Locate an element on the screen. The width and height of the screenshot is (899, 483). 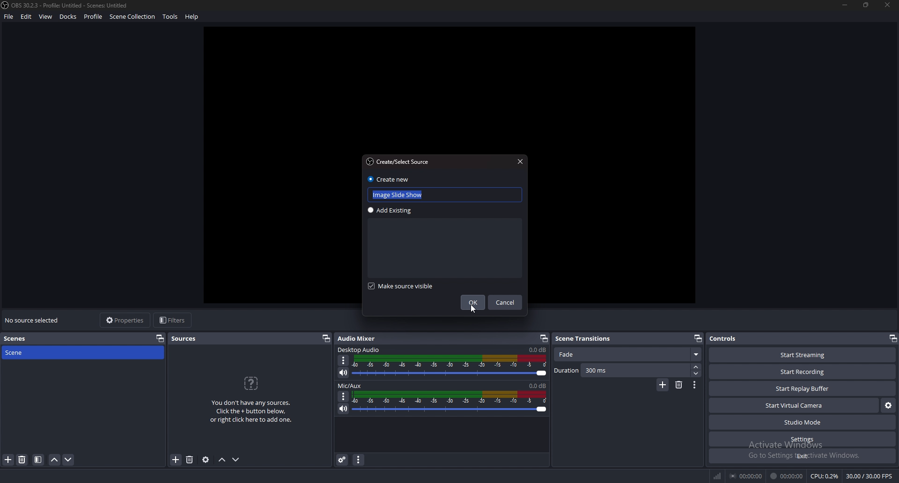
duration is located at coordinates (621, 371).